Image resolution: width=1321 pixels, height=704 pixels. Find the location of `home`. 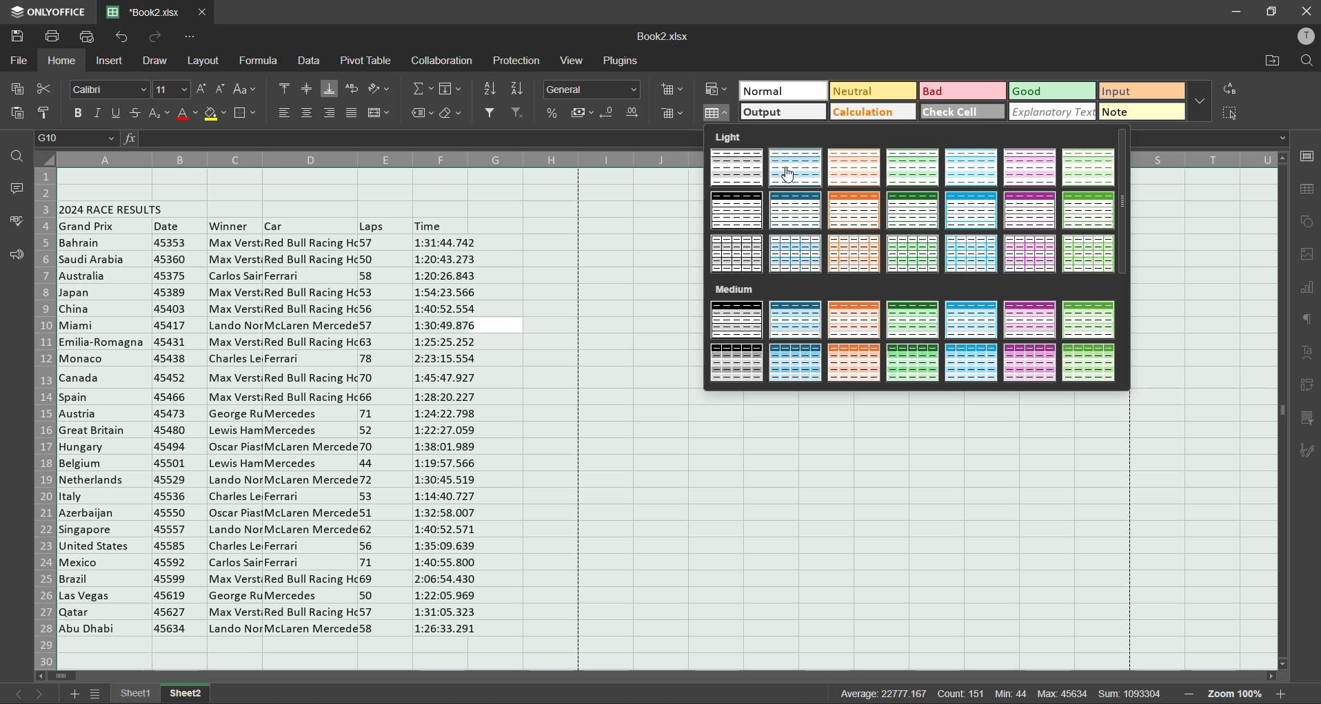

home is located at coordinates (62, 61).